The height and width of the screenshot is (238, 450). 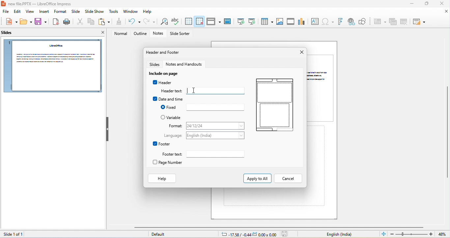 What do you see at coordinates (16, 12) in the screenshot?
I see `edit` at bounding box center [16, 12].